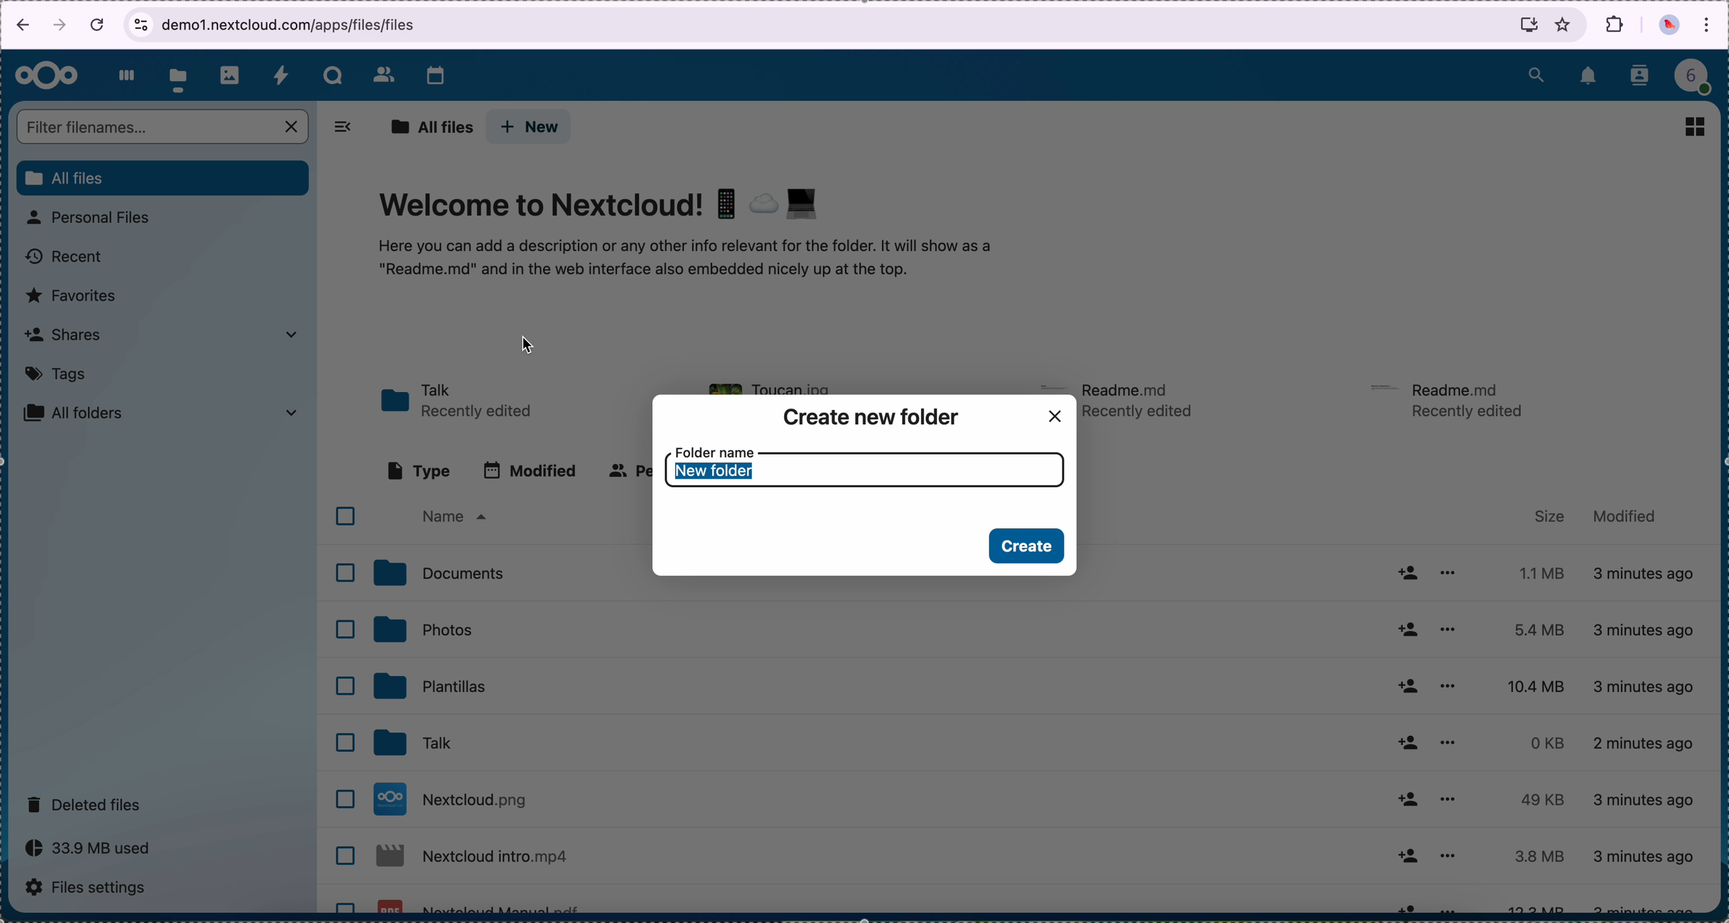 The image size is (1729, 923). Describe the element at coordinates (1530, 906) in the screenshot. I see `12.2 MB` at that location.